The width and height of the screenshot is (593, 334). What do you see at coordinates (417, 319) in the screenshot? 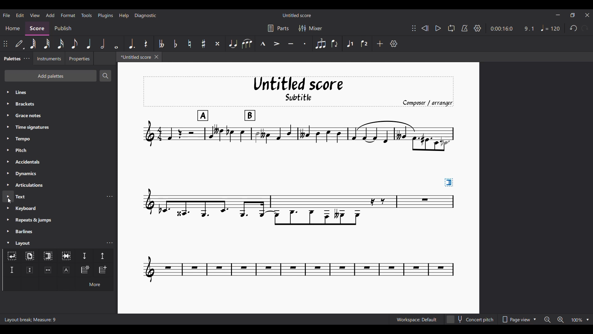
I see `Workspace: Default` at bounding box center [417, 319].